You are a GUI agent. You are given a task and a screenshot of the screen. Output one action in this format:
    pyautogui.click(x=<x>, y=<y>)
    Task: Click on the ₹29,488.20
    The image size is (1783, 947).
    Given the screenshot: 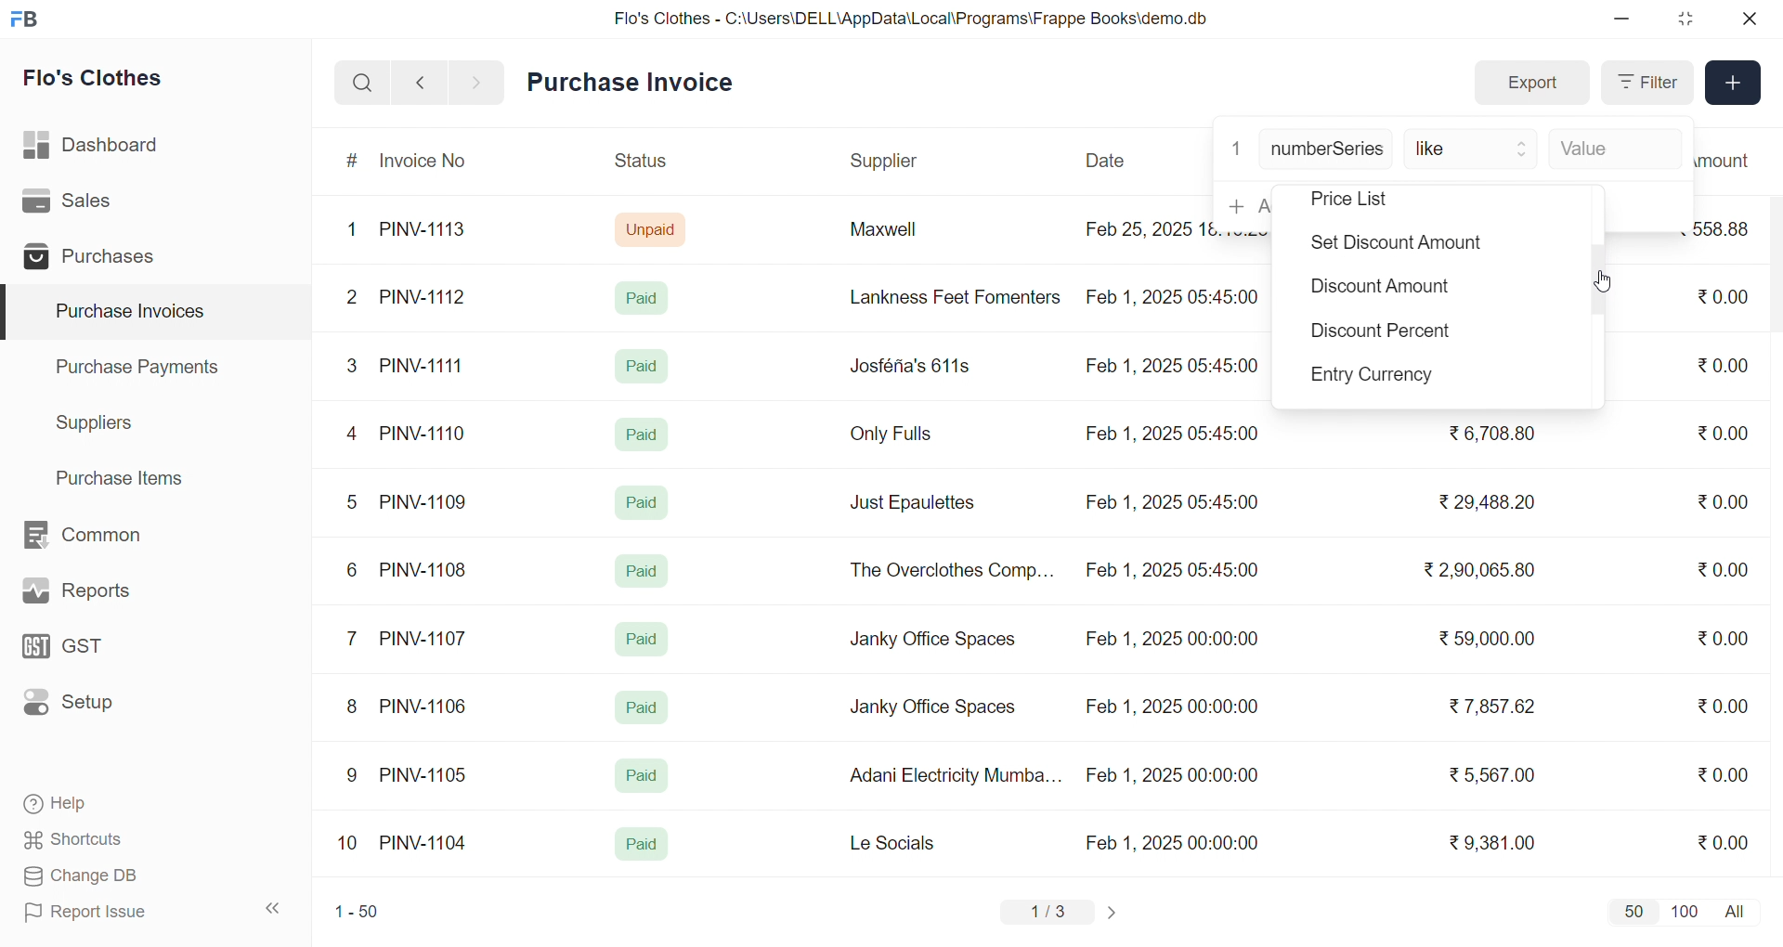 What is the action you would take?
    pyautogui.click(x=1481, y=502)
    